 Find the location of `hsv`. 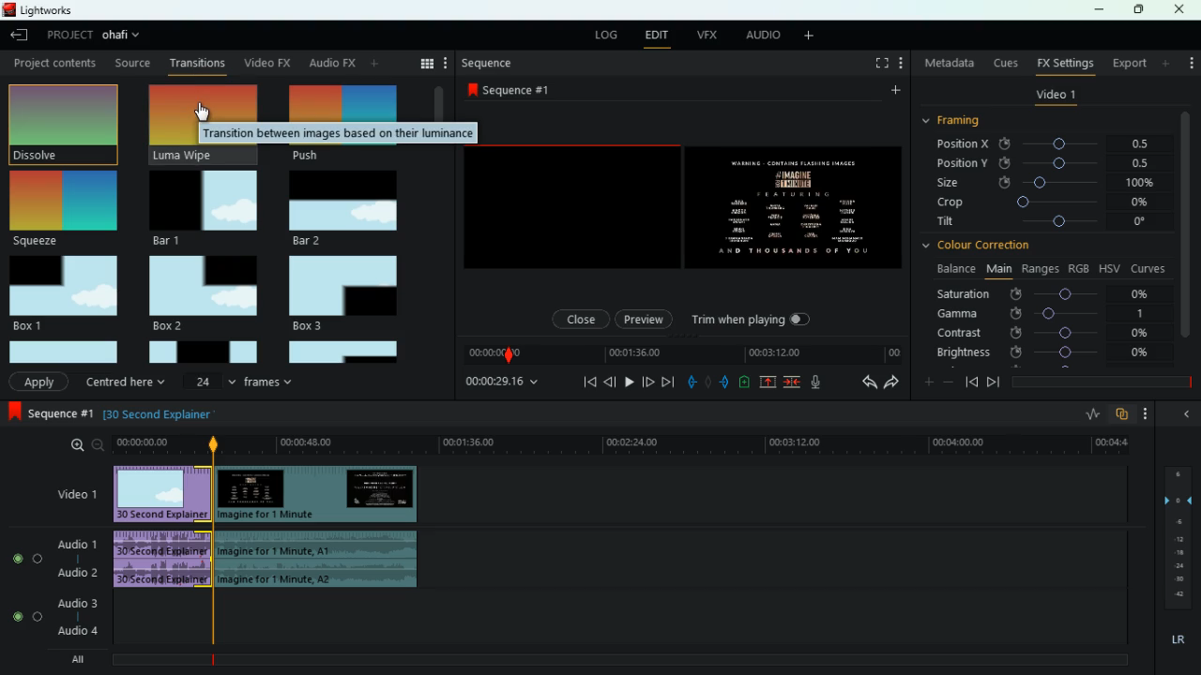

hsv is located at coordinates (1108, 267).